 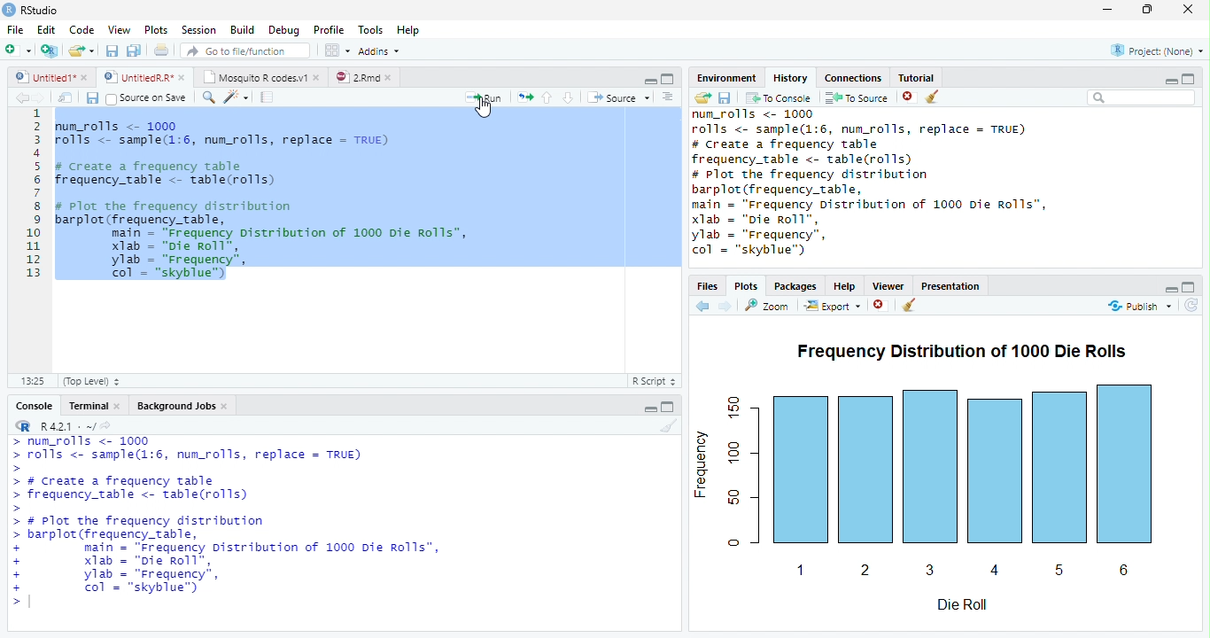 I want to click on 1, so click(x=800, y=569).